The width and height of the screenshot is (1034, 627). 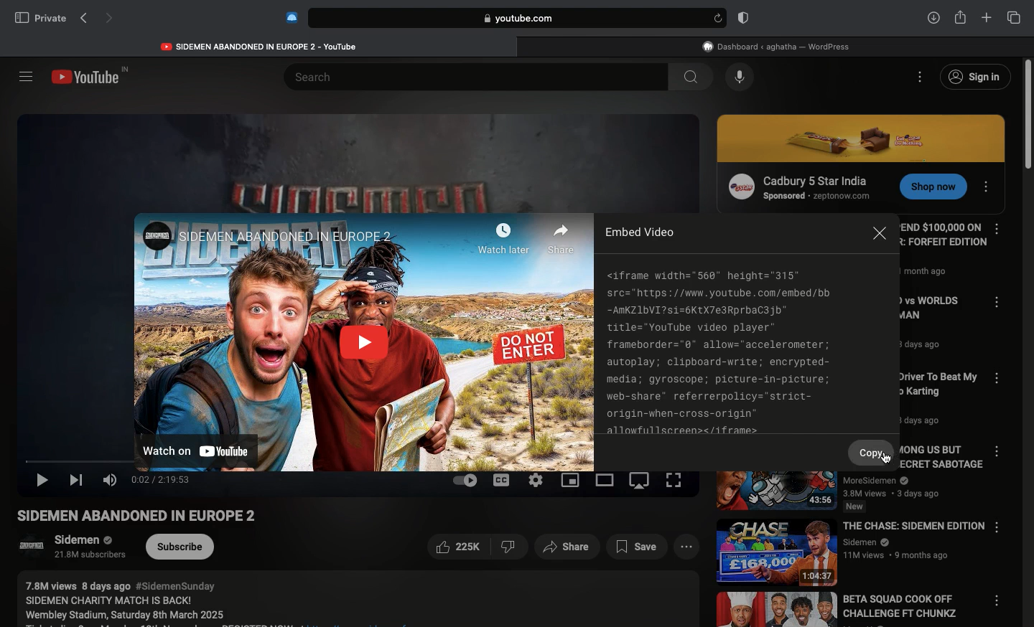 I want to click on WordPress, so click(x=775, y=46).